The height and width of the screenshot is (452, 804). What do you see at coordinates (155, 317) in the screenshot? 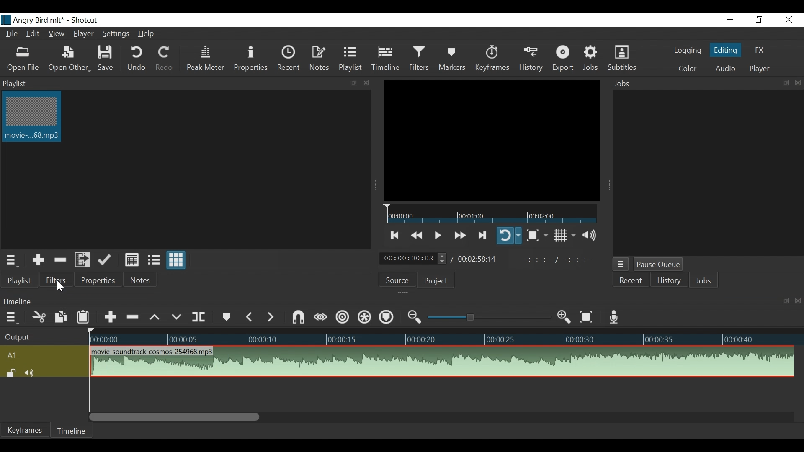
I see `Lift` at bounding box center [155, 317].